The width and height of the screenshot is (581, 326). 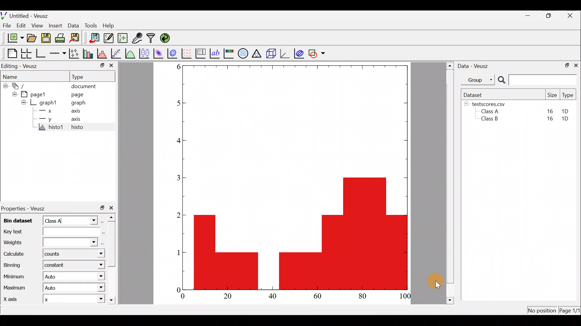 What do you see at coordinates (550, 16) in the screenshot?
I see `Restore down` at bounding box center [550, 16].